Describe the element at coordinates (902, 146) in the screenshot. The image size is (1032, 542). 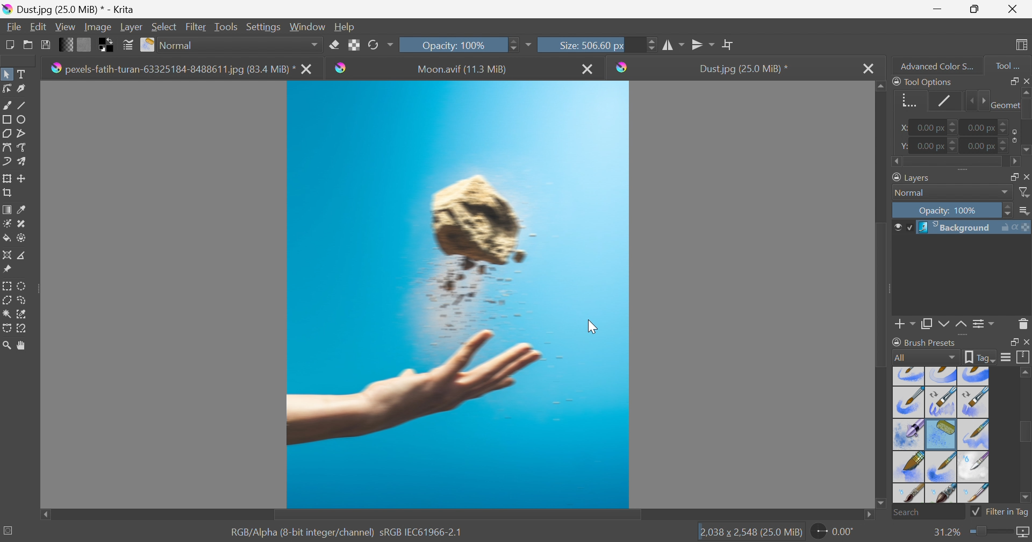
I see `Y:` at that location.